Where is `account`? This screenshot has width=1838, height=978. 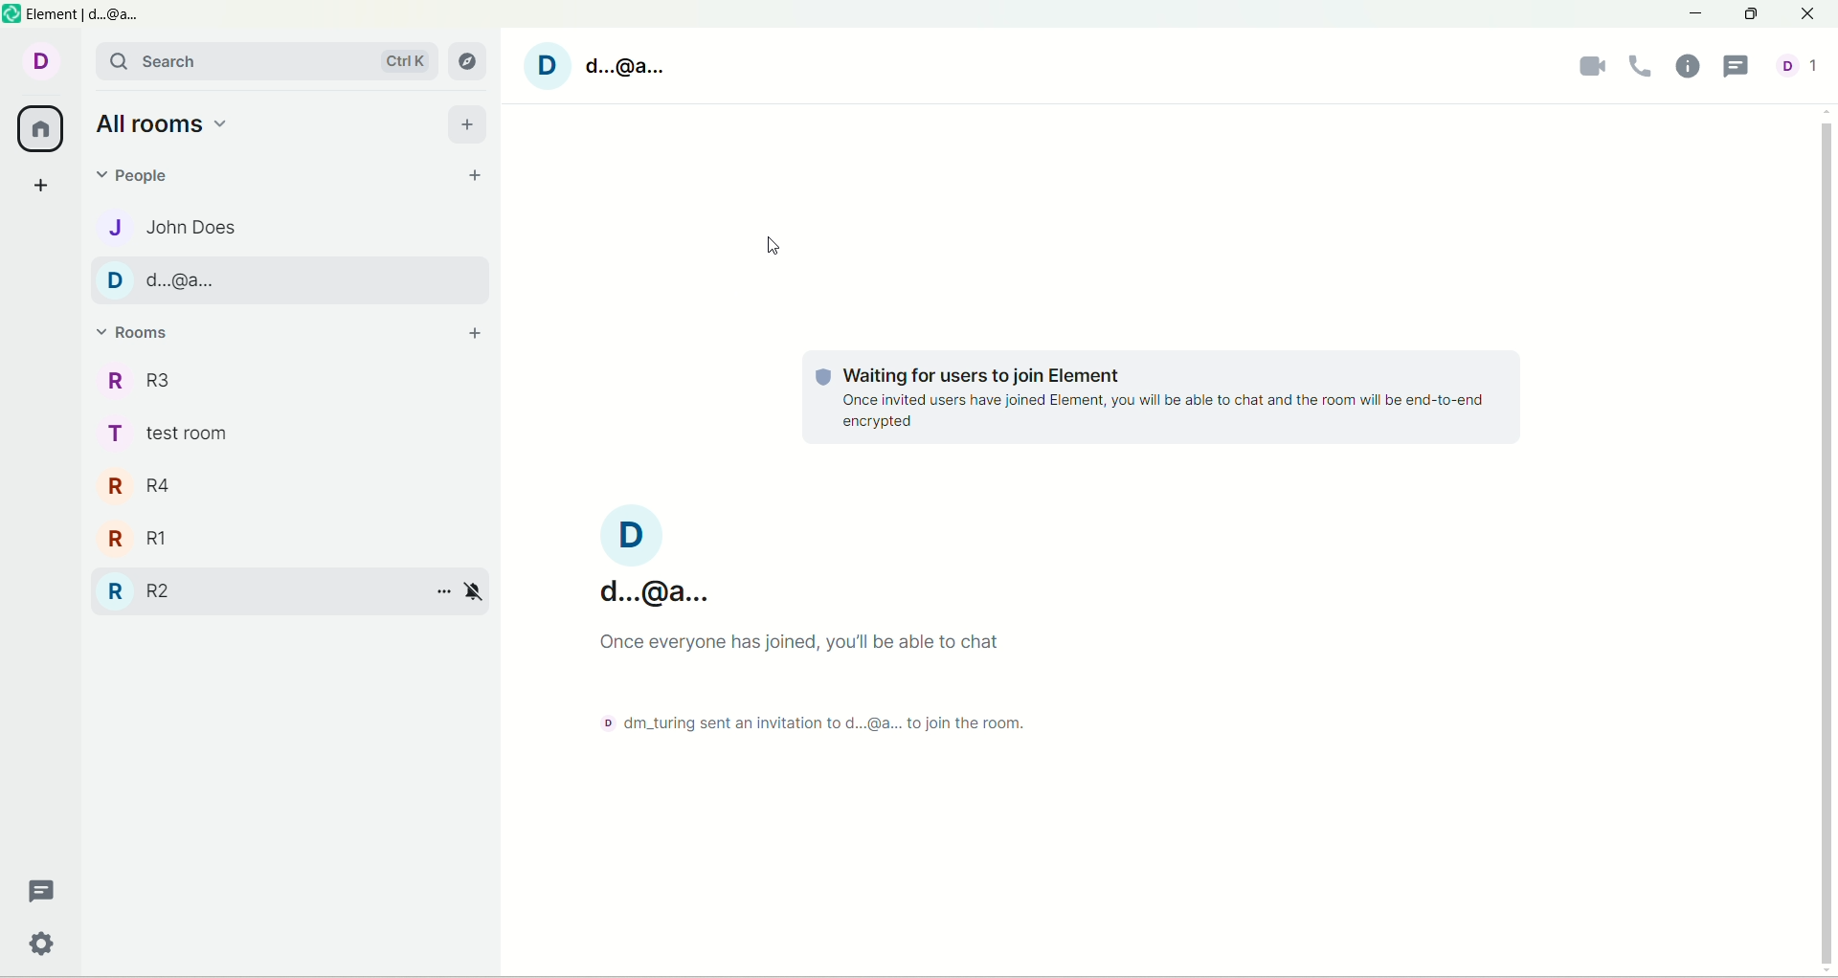
account is located at coordinates (631, 72).